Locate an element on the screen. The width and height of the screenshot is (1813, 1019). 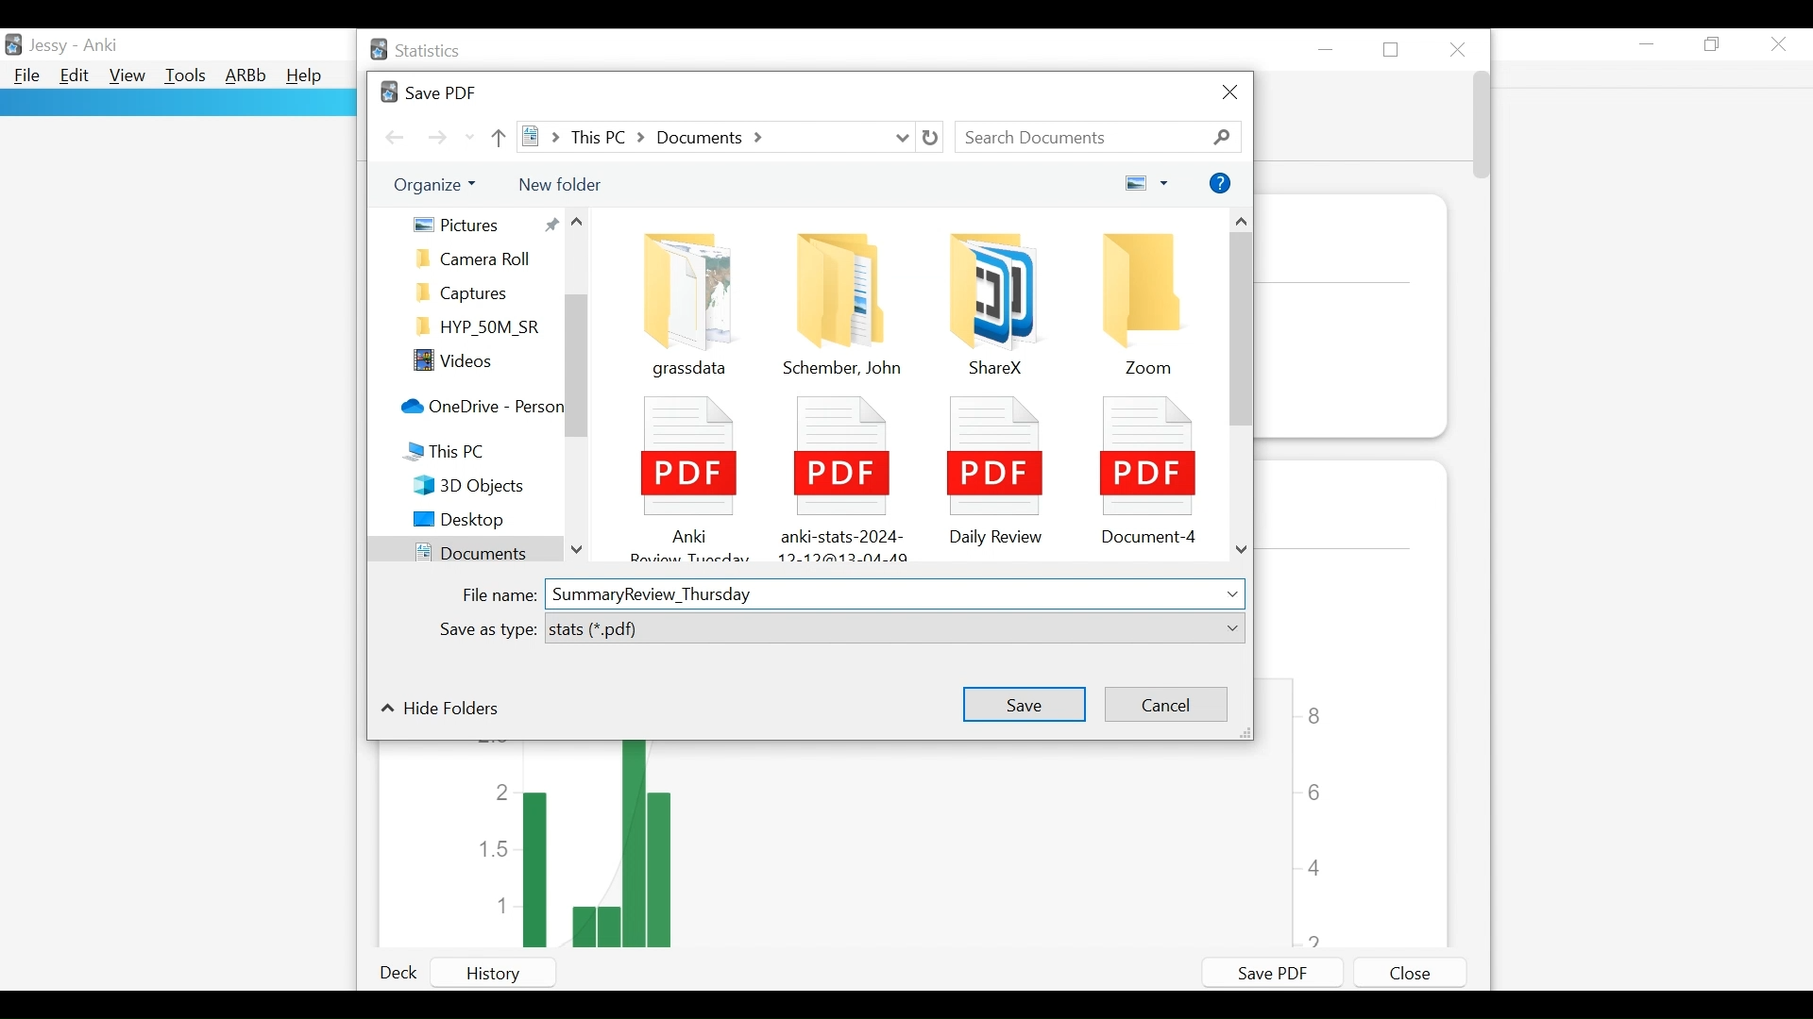
PDF is located at coordinates (1147, 466).